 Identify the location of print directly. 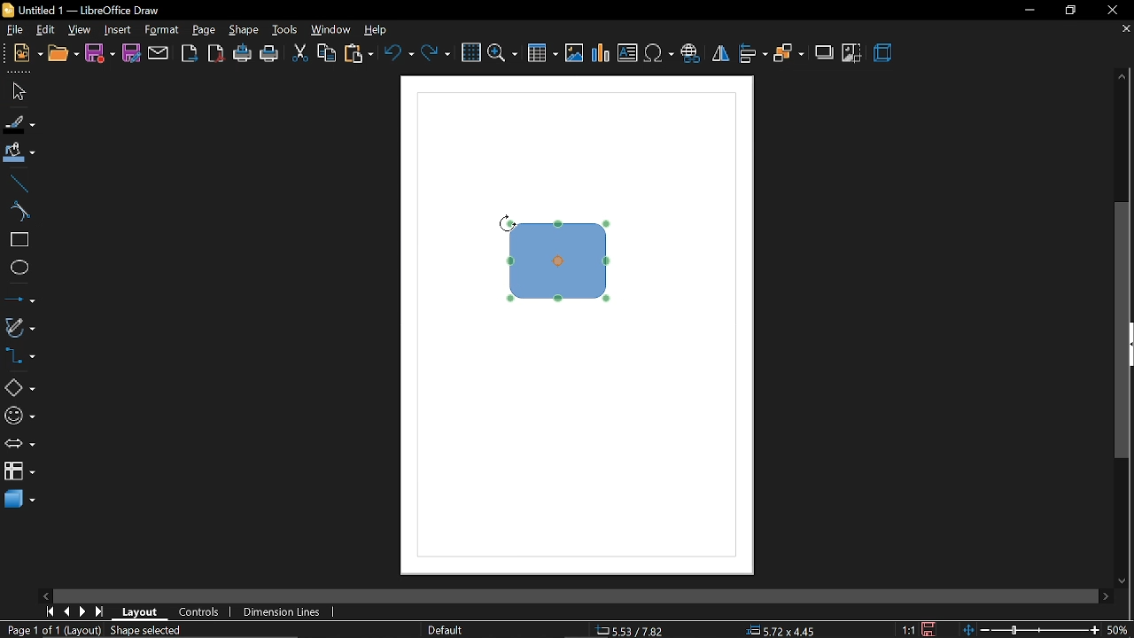
(241, 52).